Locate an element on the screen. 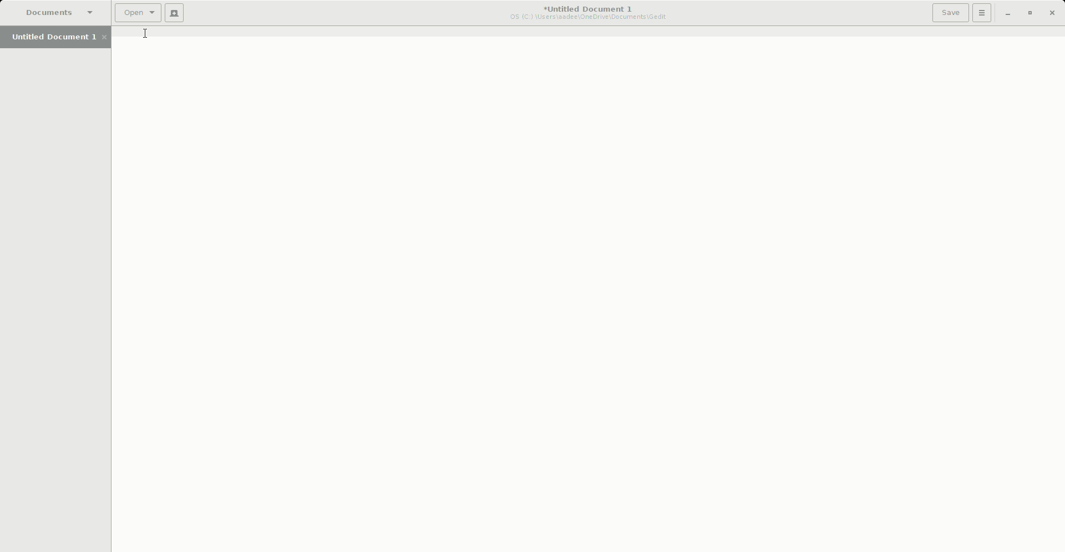 The width and height of the screenshot is (1065, 552). New is located at coordinates (175, 13).